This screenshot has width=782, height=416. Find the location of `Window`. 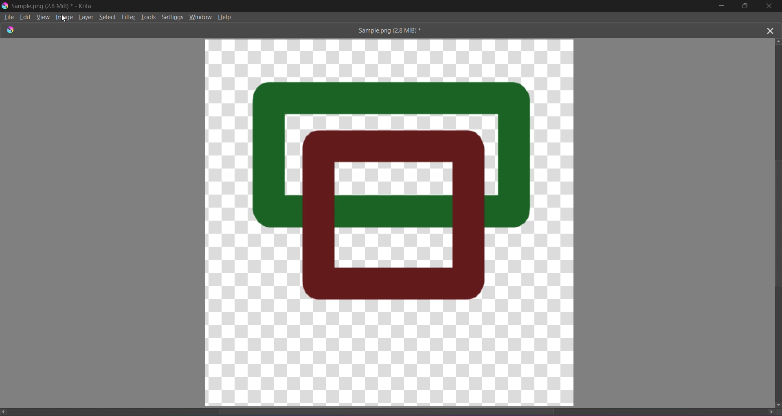

Window is located at coordinates (201, 16).